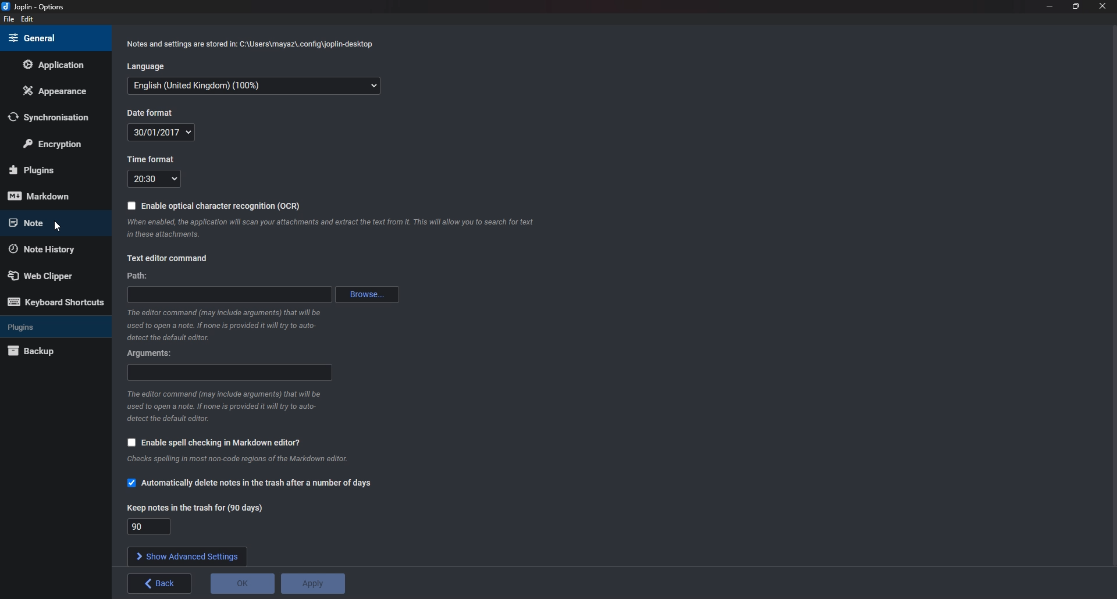 This screenshot has width=1117, height=599. What do you see at coordinates (54, 38) in the screenshot?
I see `General` at bounding box center [54, 38].